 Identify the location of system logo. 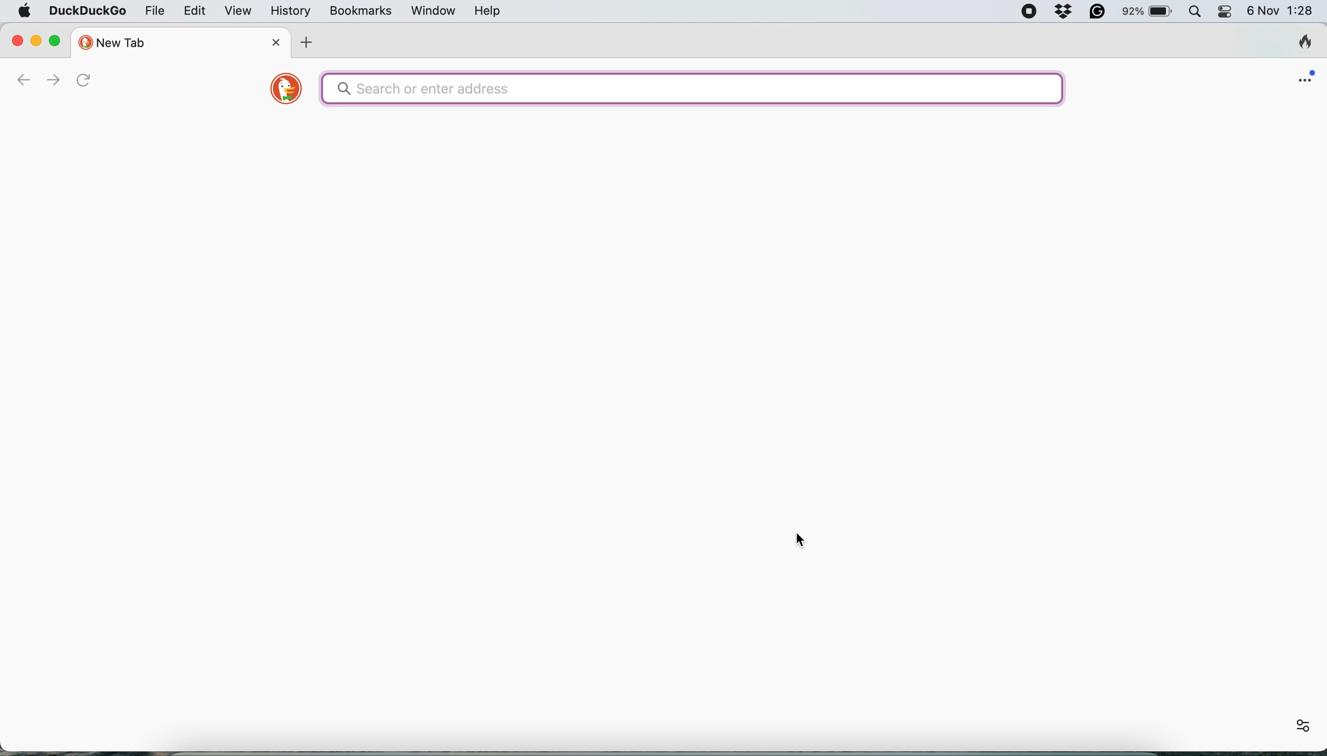
(25, 11).